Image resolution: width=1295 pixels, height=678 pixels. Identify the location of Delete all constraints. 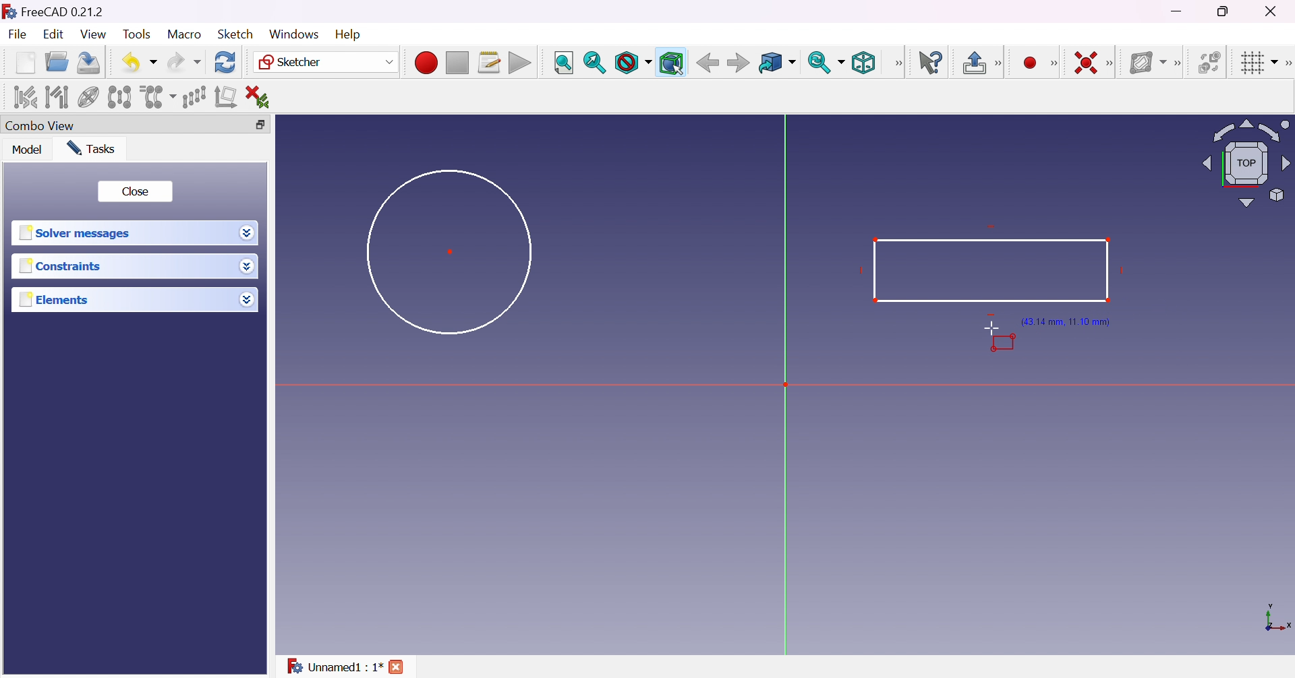
(262, 97).